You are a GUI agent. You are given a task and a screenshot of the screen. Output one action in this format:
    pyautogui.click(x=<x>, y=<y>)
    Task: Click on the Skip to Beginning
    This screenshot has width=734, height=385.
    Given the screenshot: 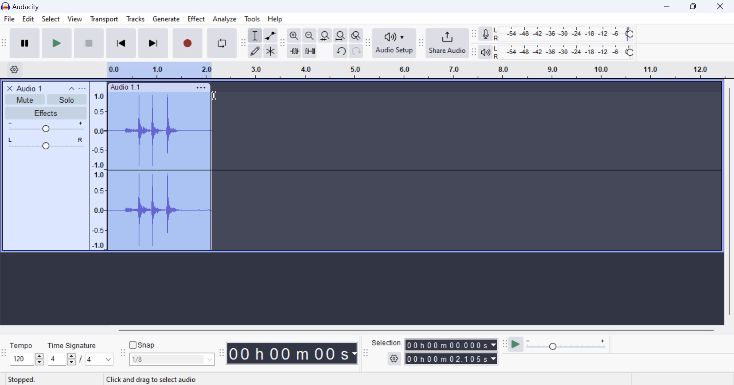 What is the action you would take?
    pyautogui.click(x=121, y=44)
    